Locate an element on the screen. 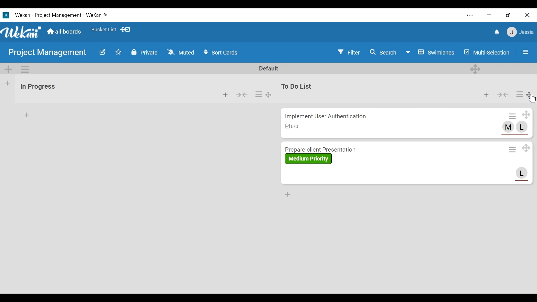 The width and height of the screenshot is (537, 302). L is located at coordinates (522, 173).